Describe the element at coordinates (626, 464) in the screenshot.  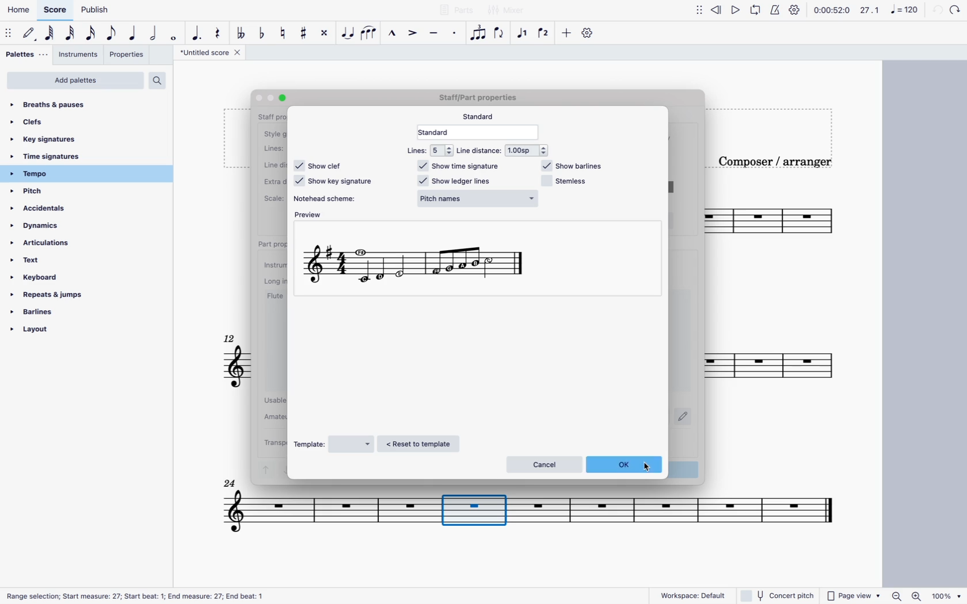
I see `ok` at that location.